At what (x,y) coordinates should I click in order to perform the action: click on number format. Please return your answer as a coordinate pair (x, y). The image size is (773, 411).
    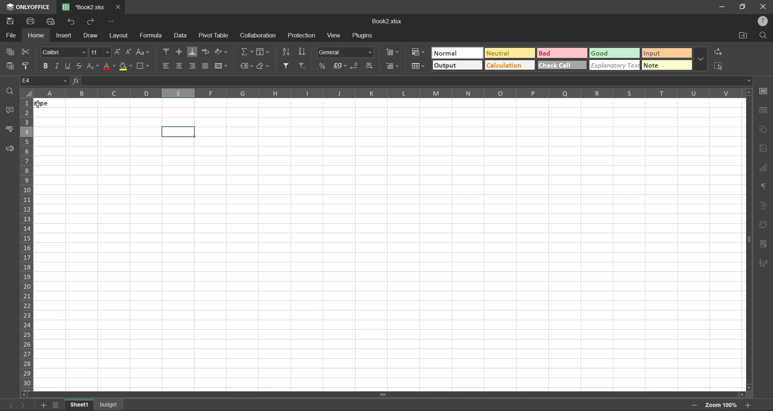
    Looking at the image, I should click on (346, 52).